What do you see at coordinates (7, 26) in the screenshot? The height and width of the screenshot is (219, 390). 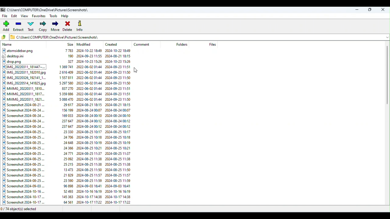 I see `Add` at bounding box center [7, 26].